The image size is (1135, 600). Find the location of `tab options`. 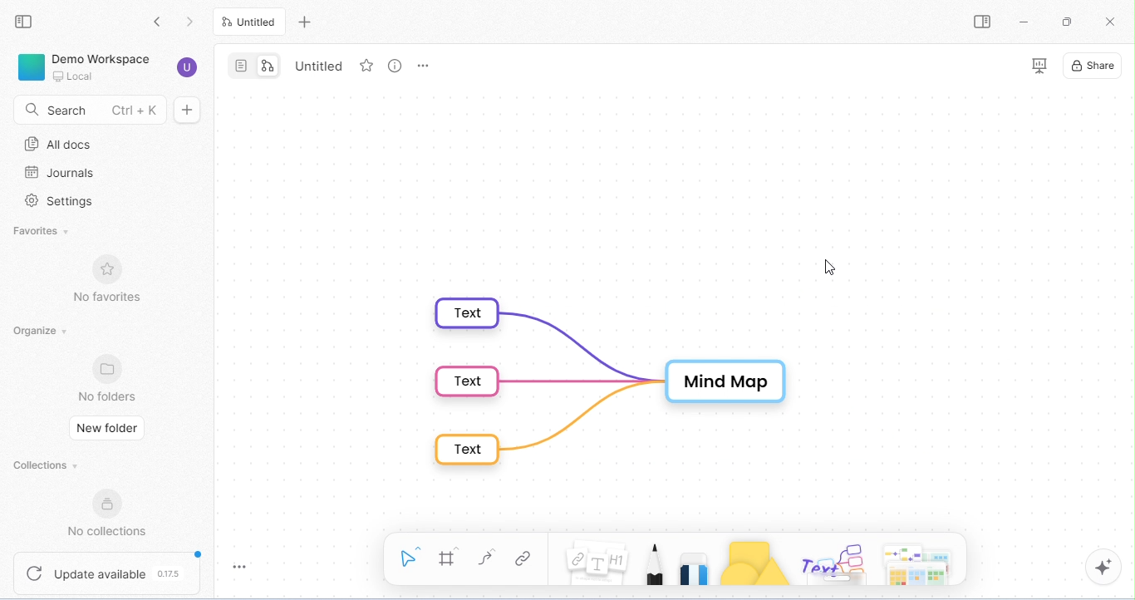

tab options is located at coordinates (425, 68).